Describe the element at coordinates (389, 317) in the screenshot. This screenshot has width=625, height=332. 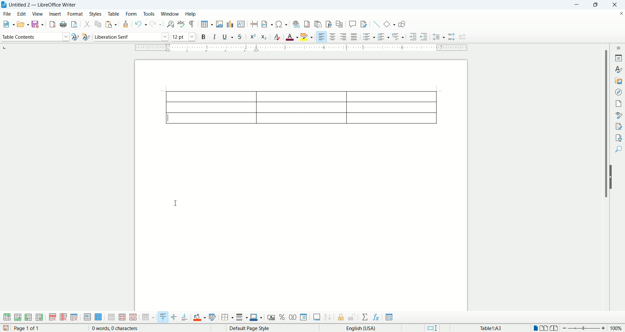
I see `table properties` at that location.